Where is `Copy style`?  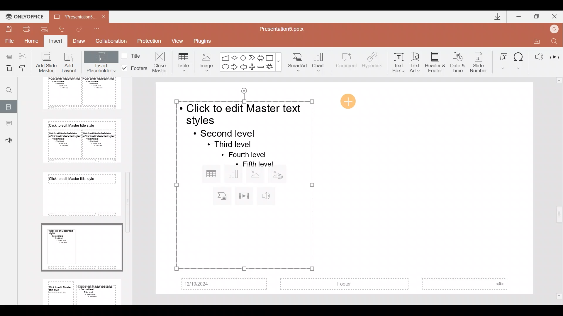
Copy style is located at coordinates (25, 68).